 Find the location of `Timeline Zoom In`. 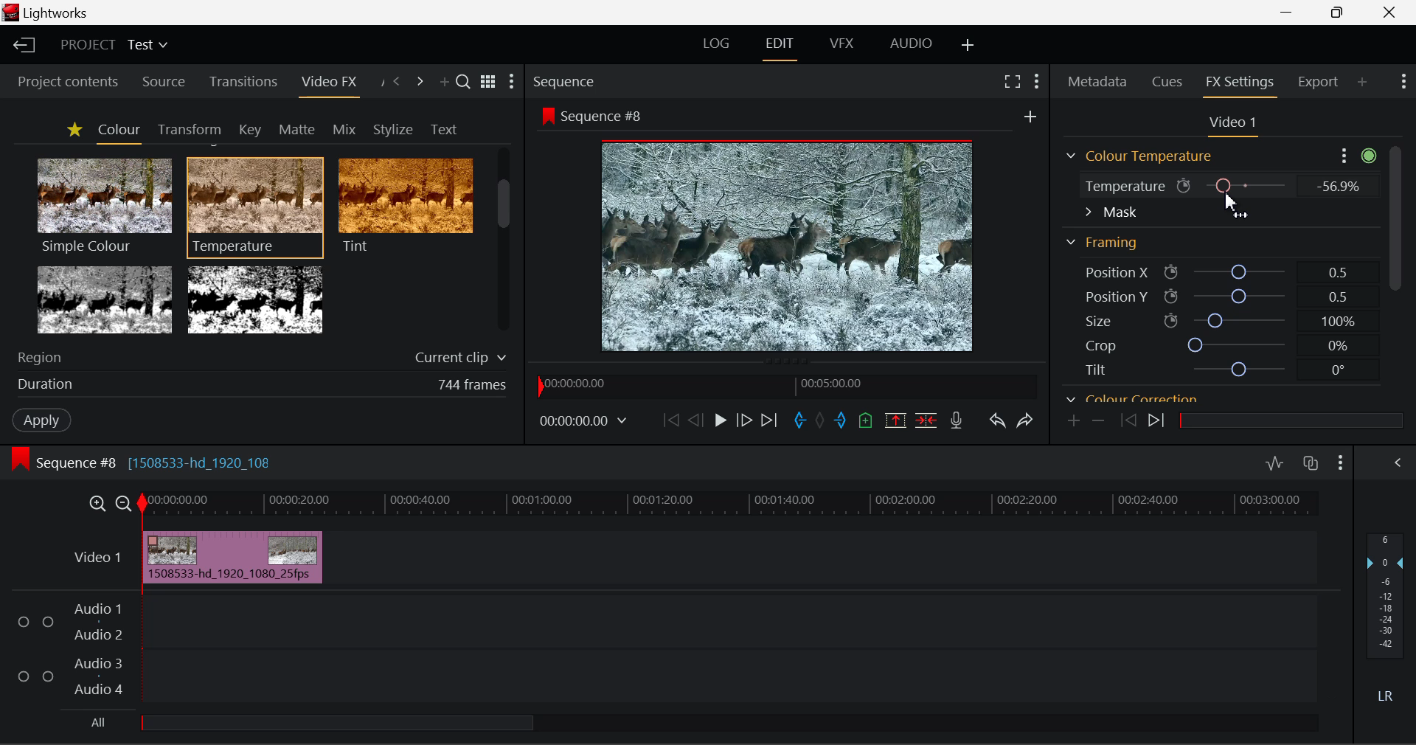

Timeline Zoom In is located at coordinates (99, 502).